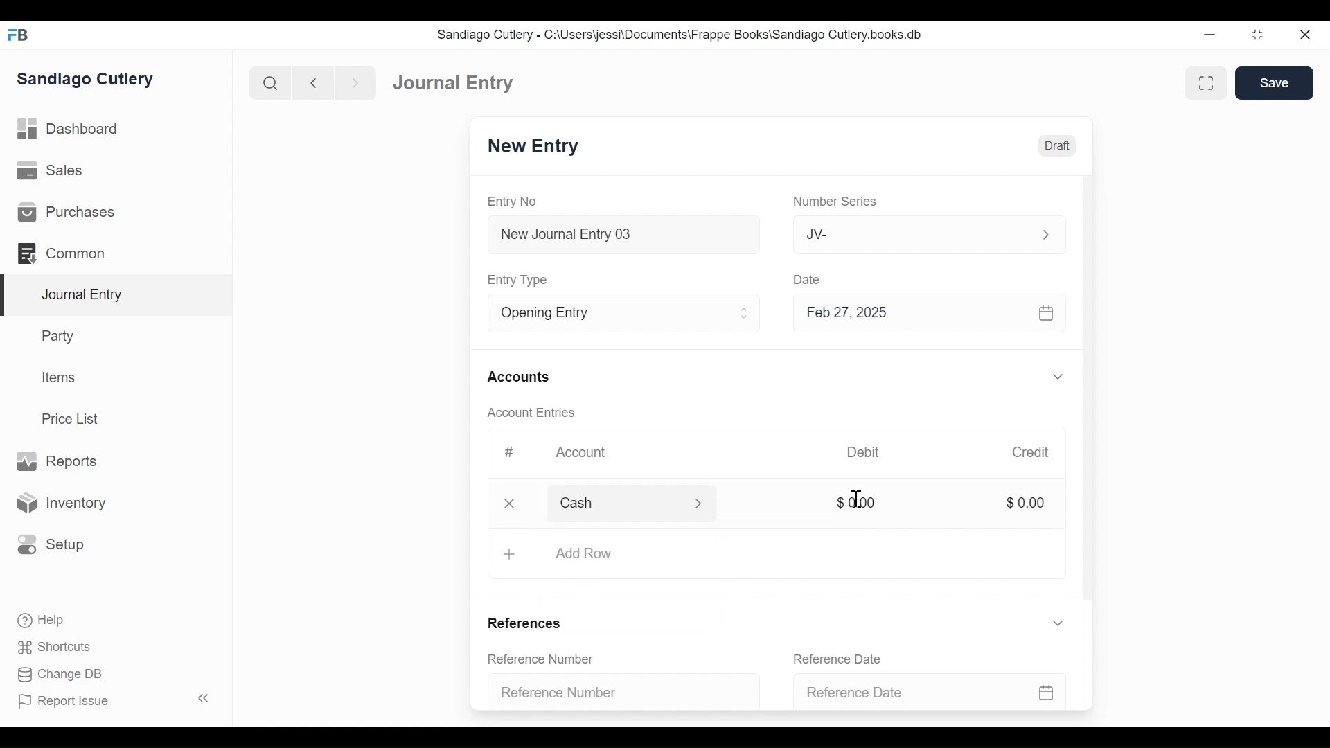  Describe the element at coordinates (1060, 376) in the screenshot. I see `Expand` at that location.